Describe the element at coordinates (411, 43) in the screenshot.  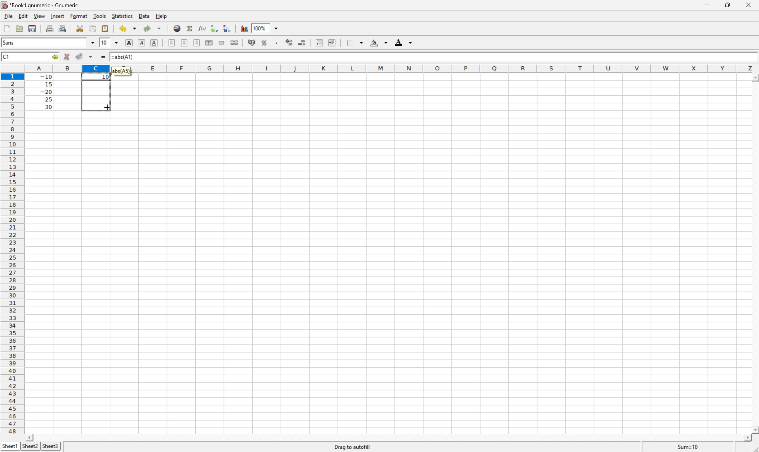
I see `Dorp Down` at that location.